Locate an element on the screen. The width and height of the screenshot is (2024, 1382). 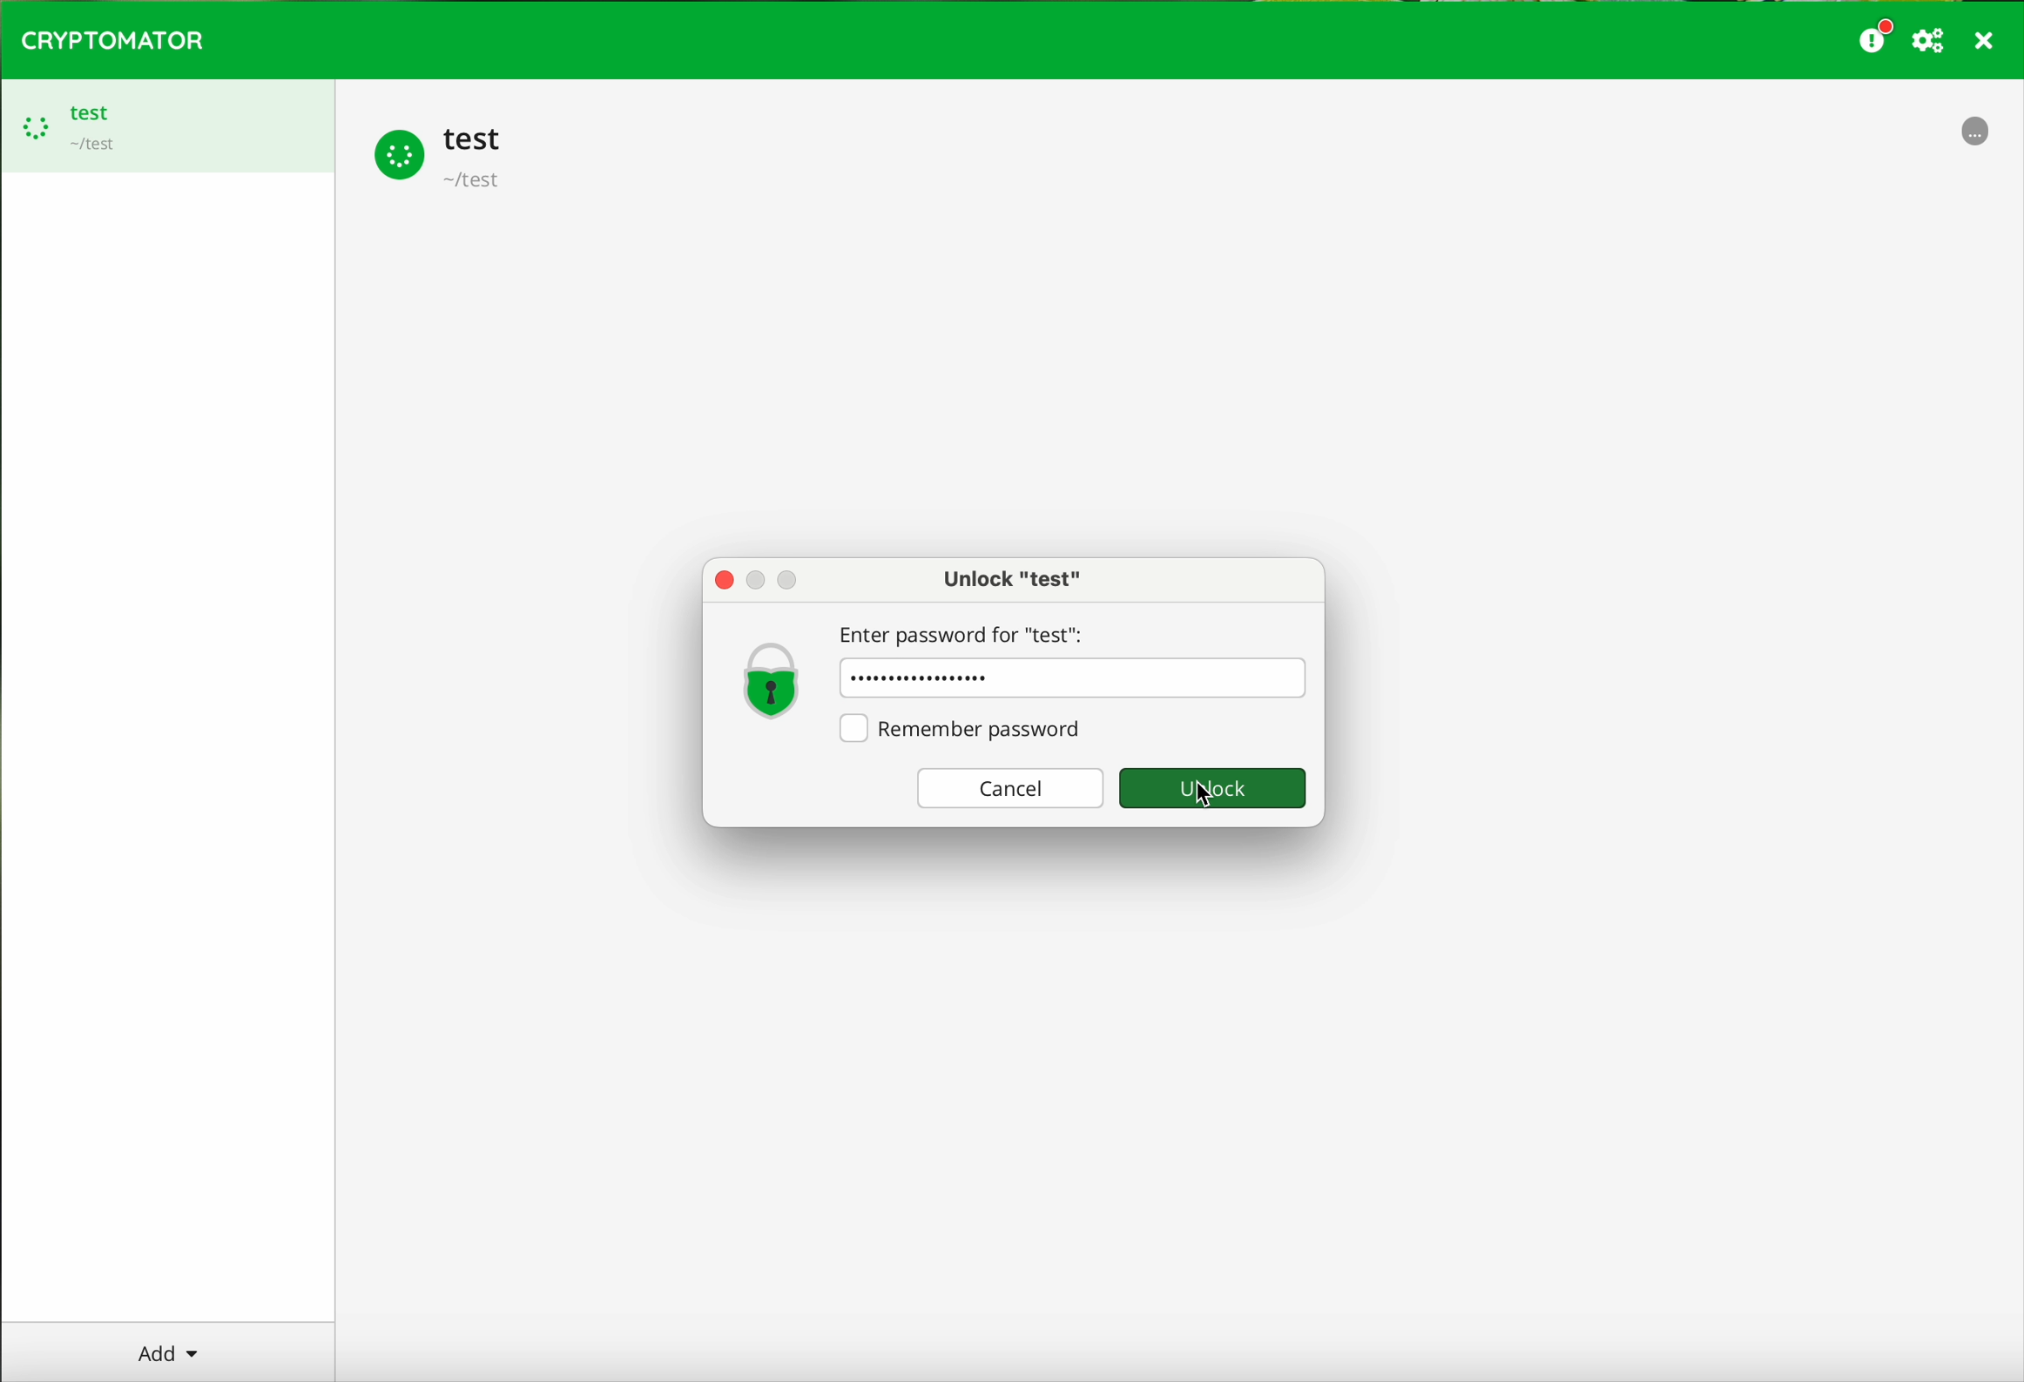
Remember password is located at coordinates (967, 729).